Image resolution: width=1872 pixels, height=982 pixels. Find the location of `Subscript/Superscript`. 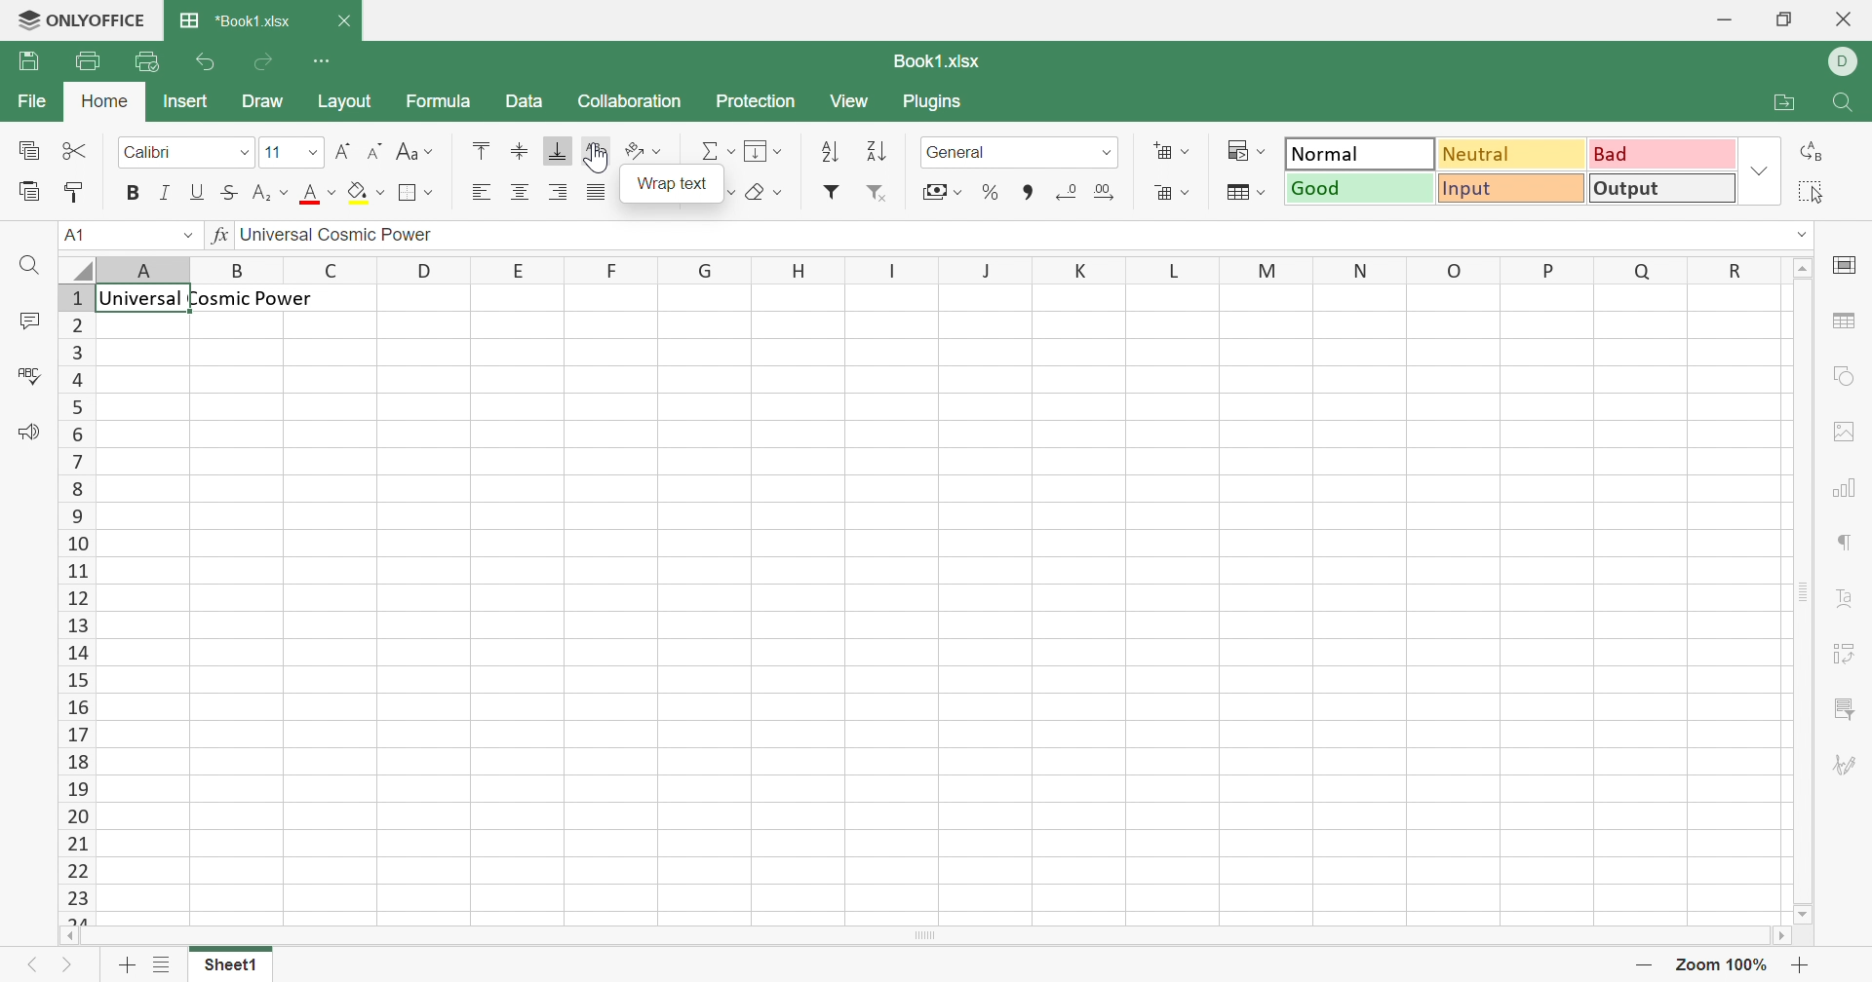

Subscript/Superscript is located at coordinates (270, 193).